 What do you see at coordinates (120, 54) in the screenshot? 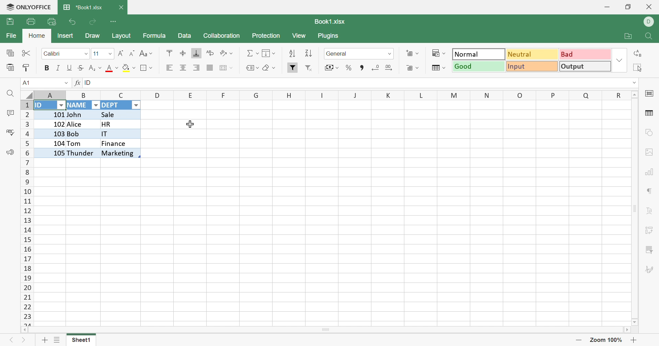
I see `Increment font size` at bounding box center [120, 54].